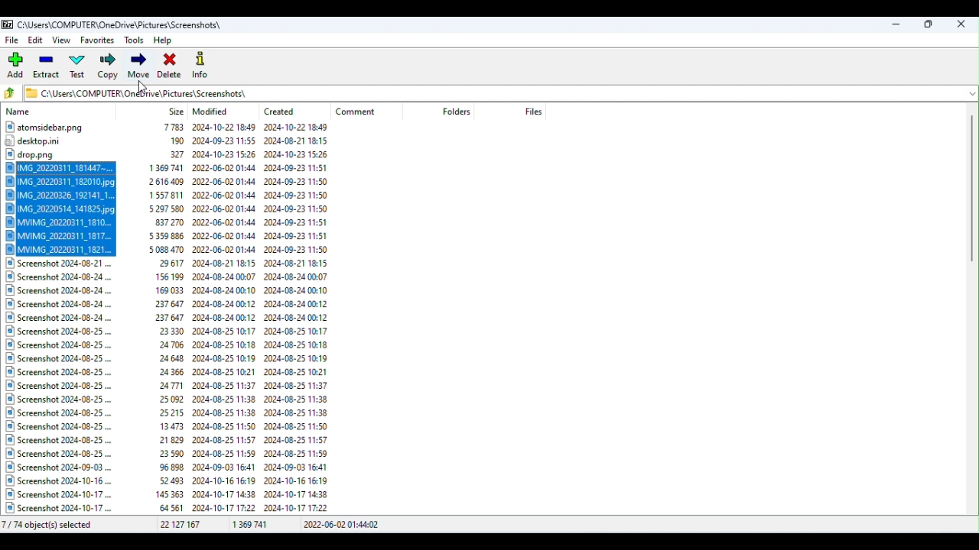 Image resolution: width=979 pixels, height=550 pixels. Describe the element at coordinates (363, 112) in the screenshot. I see `Comment` at that location.